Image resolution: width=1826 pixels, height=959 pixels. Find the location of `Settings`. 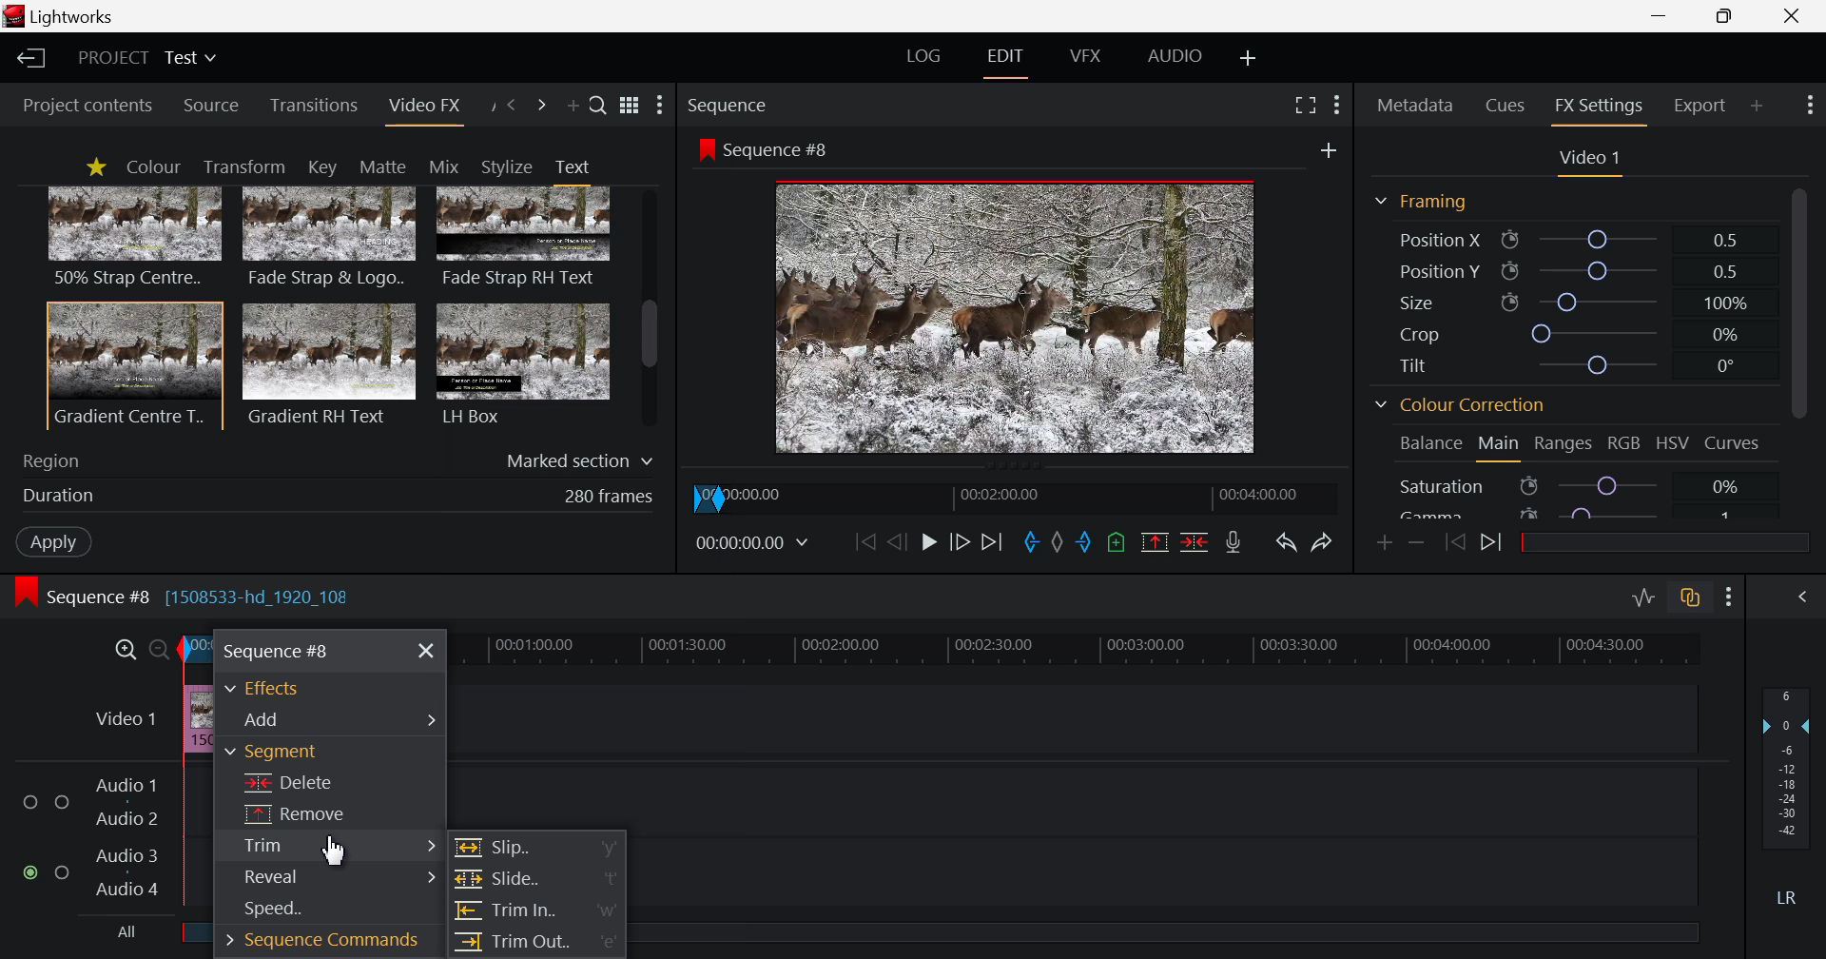

Settings is located at coordinates (1335, 103).